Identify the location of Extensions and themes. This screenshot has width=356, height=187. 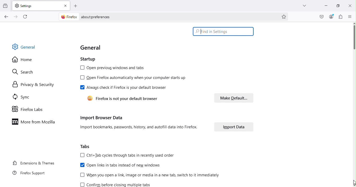
(33, 163).